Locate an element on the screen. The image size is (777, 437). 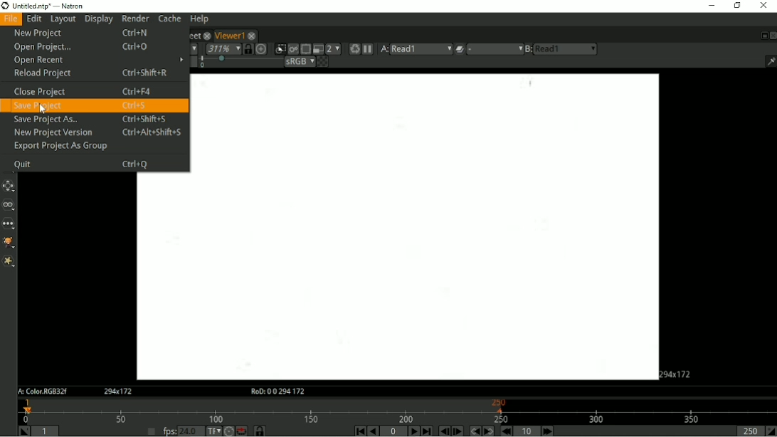
Play backward is located at coordinates (373, 431).